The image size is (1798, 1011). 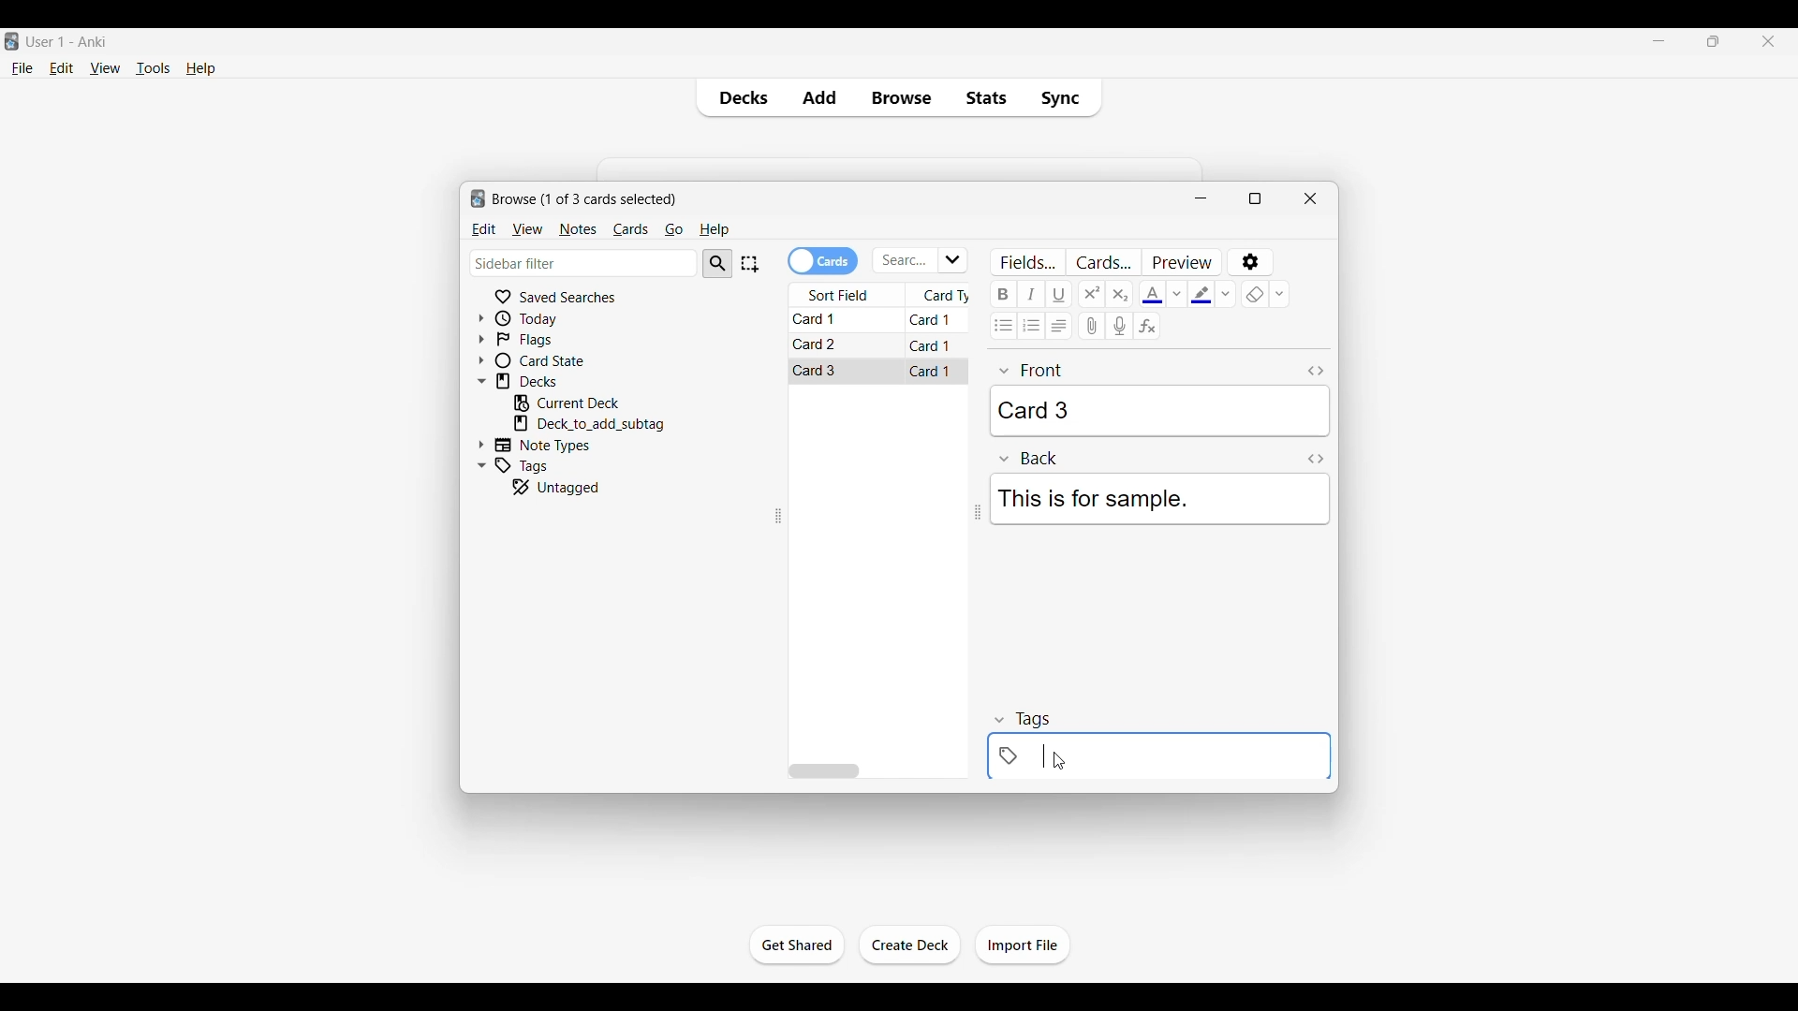 What do you see at coordinates (822, 321) in the screenshot?
I see `Card 1` at bounding box center [822, 321].